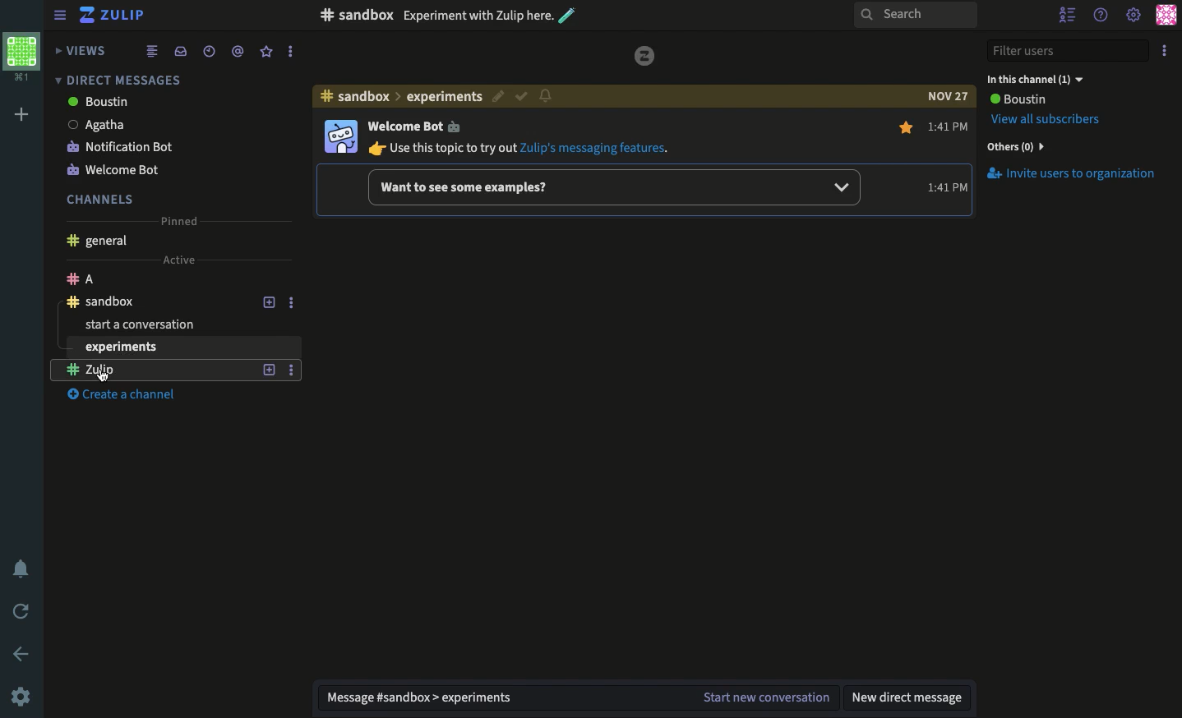  I want to click on Welcome bot, so click(155, 168).